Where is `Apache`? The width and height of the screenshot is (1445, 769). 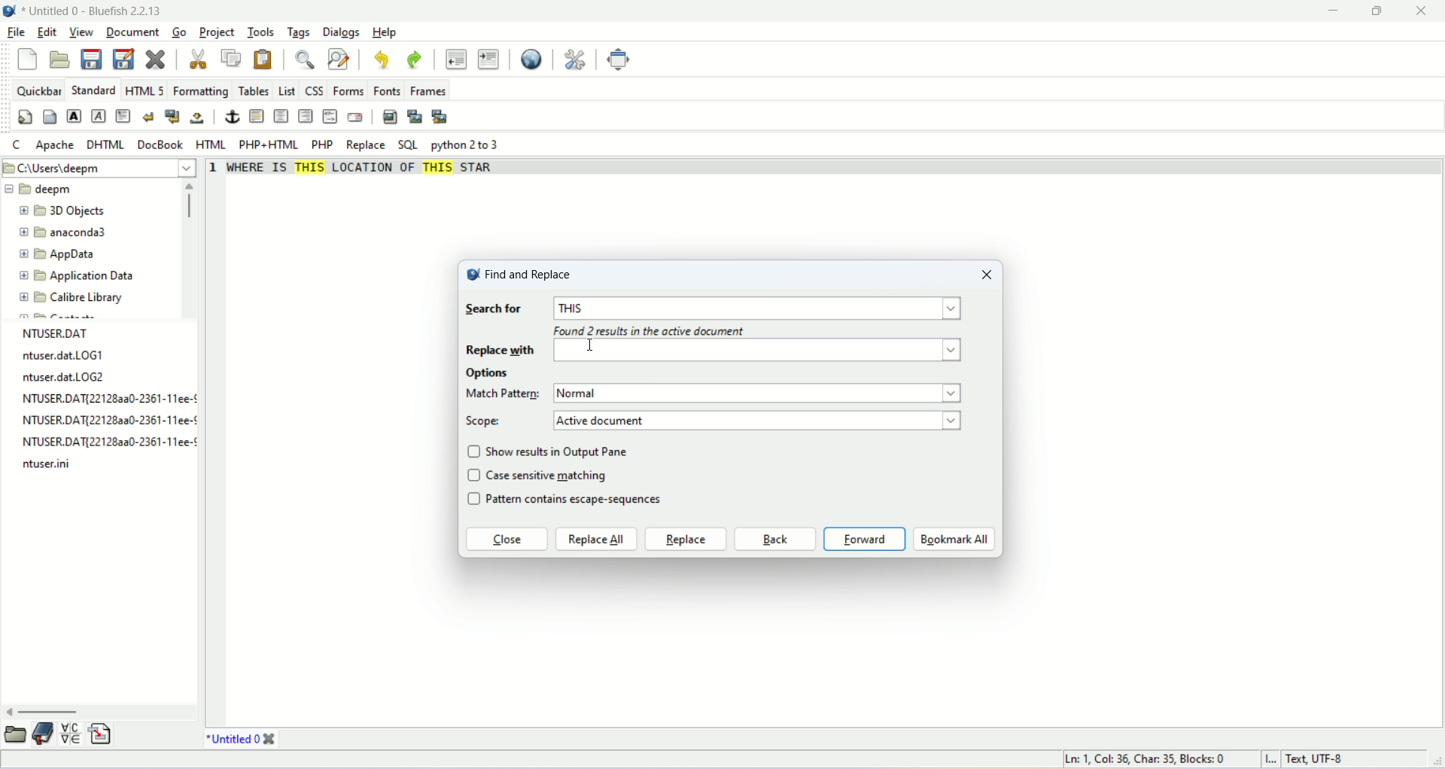 Apache is located at coordinates (53, 145).